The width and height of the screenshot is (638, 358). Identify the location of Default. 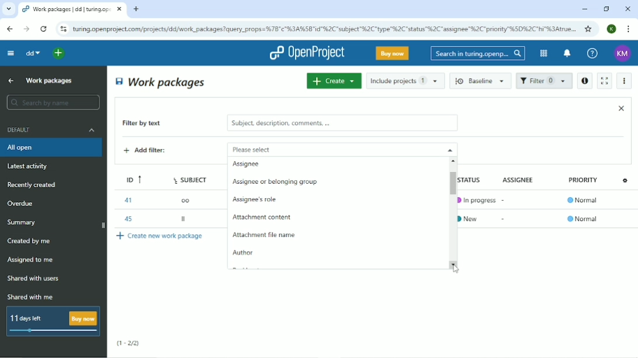
(52, 129).